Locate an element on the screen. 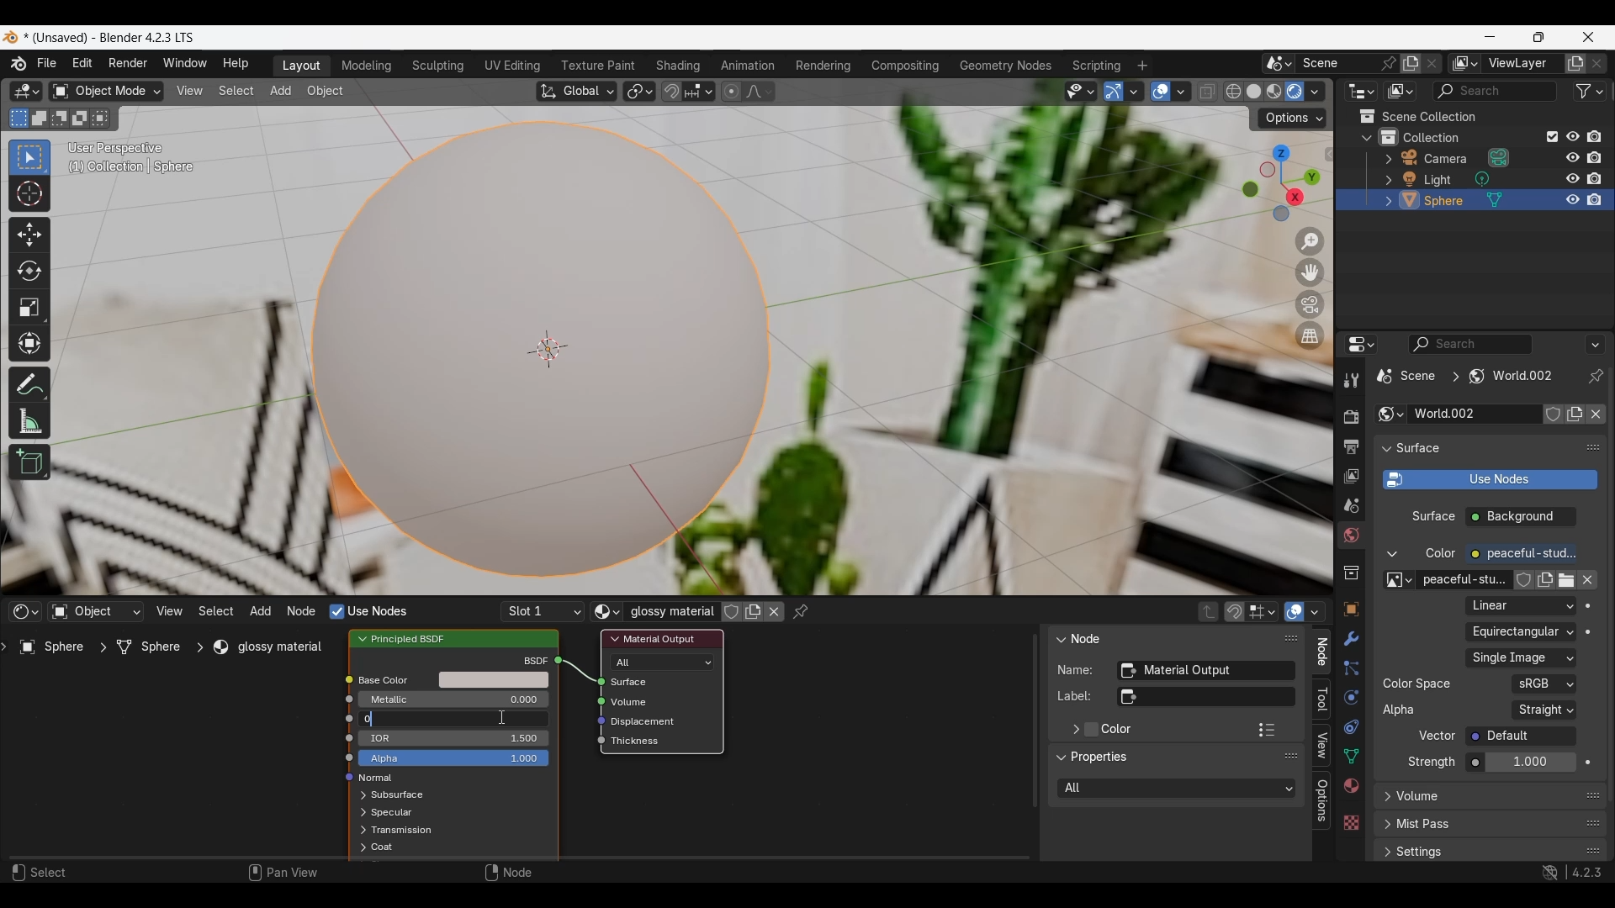  Node menu is located at coordinates (302, 611).